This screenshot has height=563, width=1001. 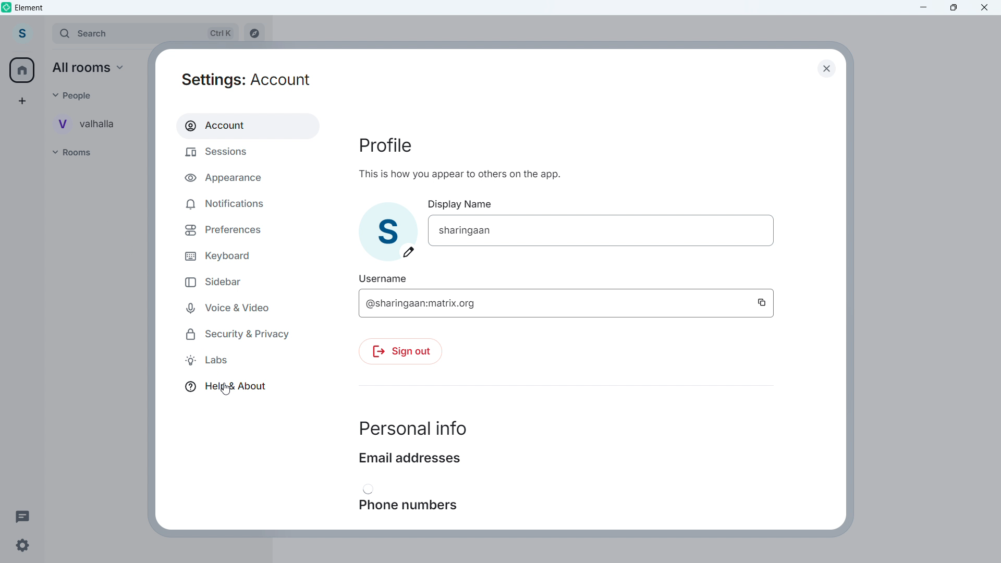 I want to click on Account , so click(x=21, y=34).